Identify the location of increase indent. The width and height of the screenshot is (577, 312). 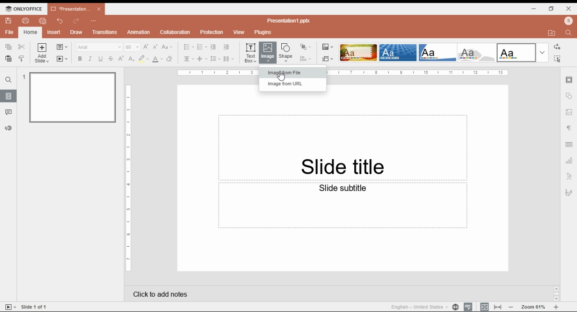
(213, 47).